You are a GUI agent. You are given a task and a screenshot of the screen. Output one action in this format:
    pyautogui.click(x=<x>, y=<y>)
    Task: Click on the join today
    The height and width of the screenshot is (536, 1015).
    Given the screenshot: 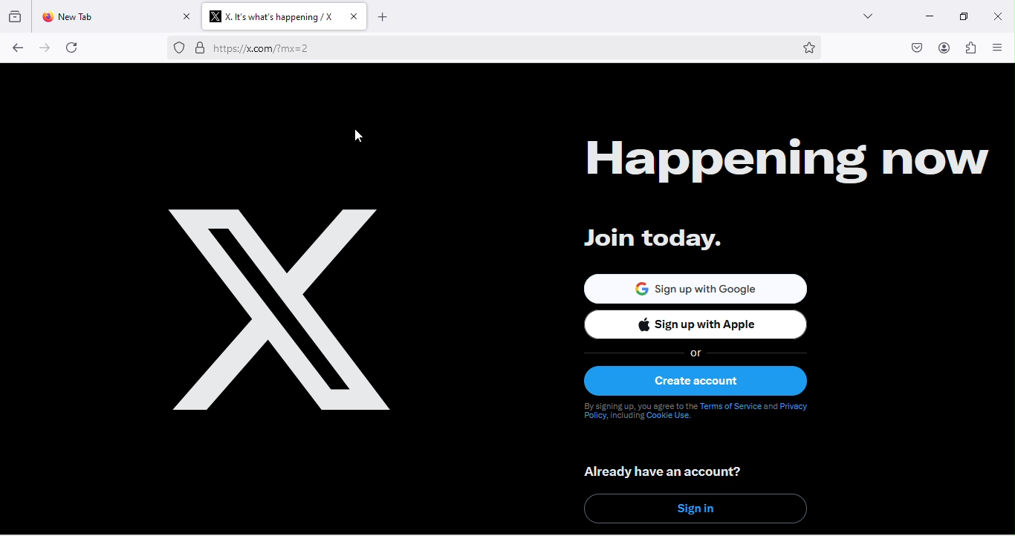 What is the action you would take?
    pyautogui.click(x=649, y=239)
    